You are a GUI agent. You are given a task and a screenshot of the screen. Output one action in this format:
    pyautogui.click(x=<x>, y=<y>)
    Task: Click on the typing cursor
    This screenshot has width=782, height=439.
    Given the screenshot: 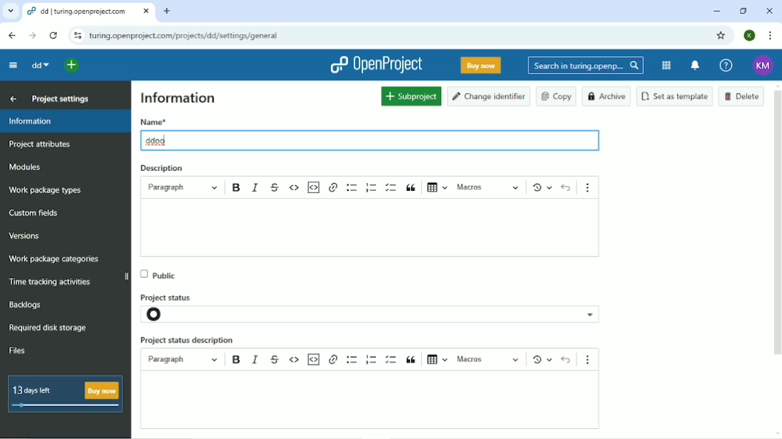 What is the action you would take?
    pyautogui.click(x=168, y=140)
    